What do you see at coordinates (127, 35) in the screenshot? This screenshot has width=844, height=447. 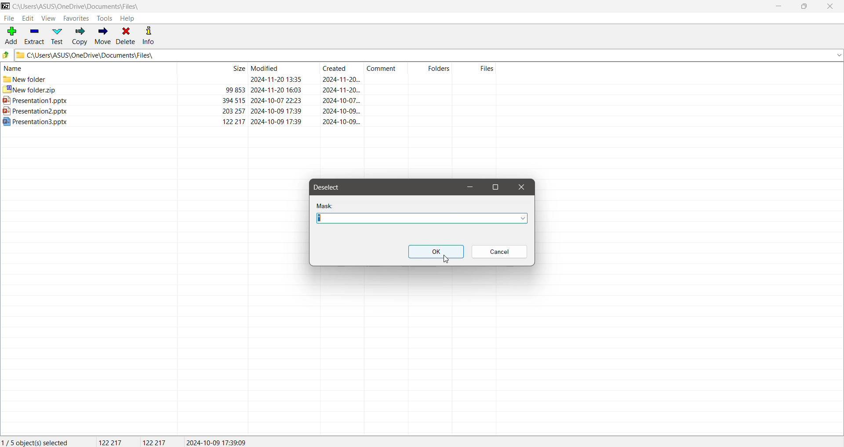 I see `Delete` at bounding box center [127, 35].